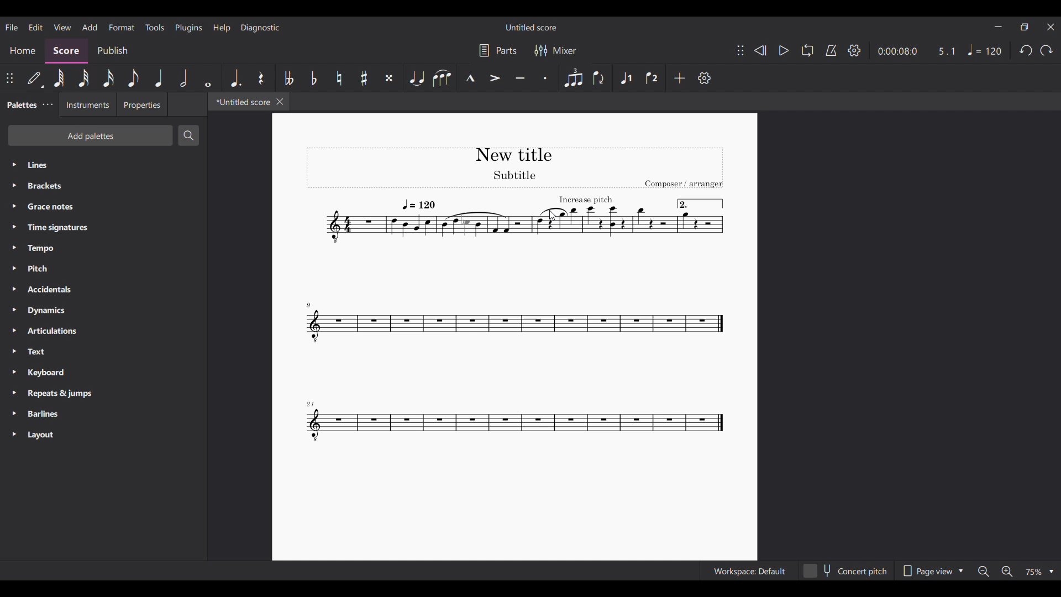 Image resolution: width=1061 pixels, height=597 pixels. Describe the element at coordinates (84, 78) in the screenshot. I see `32nd note` at that location.